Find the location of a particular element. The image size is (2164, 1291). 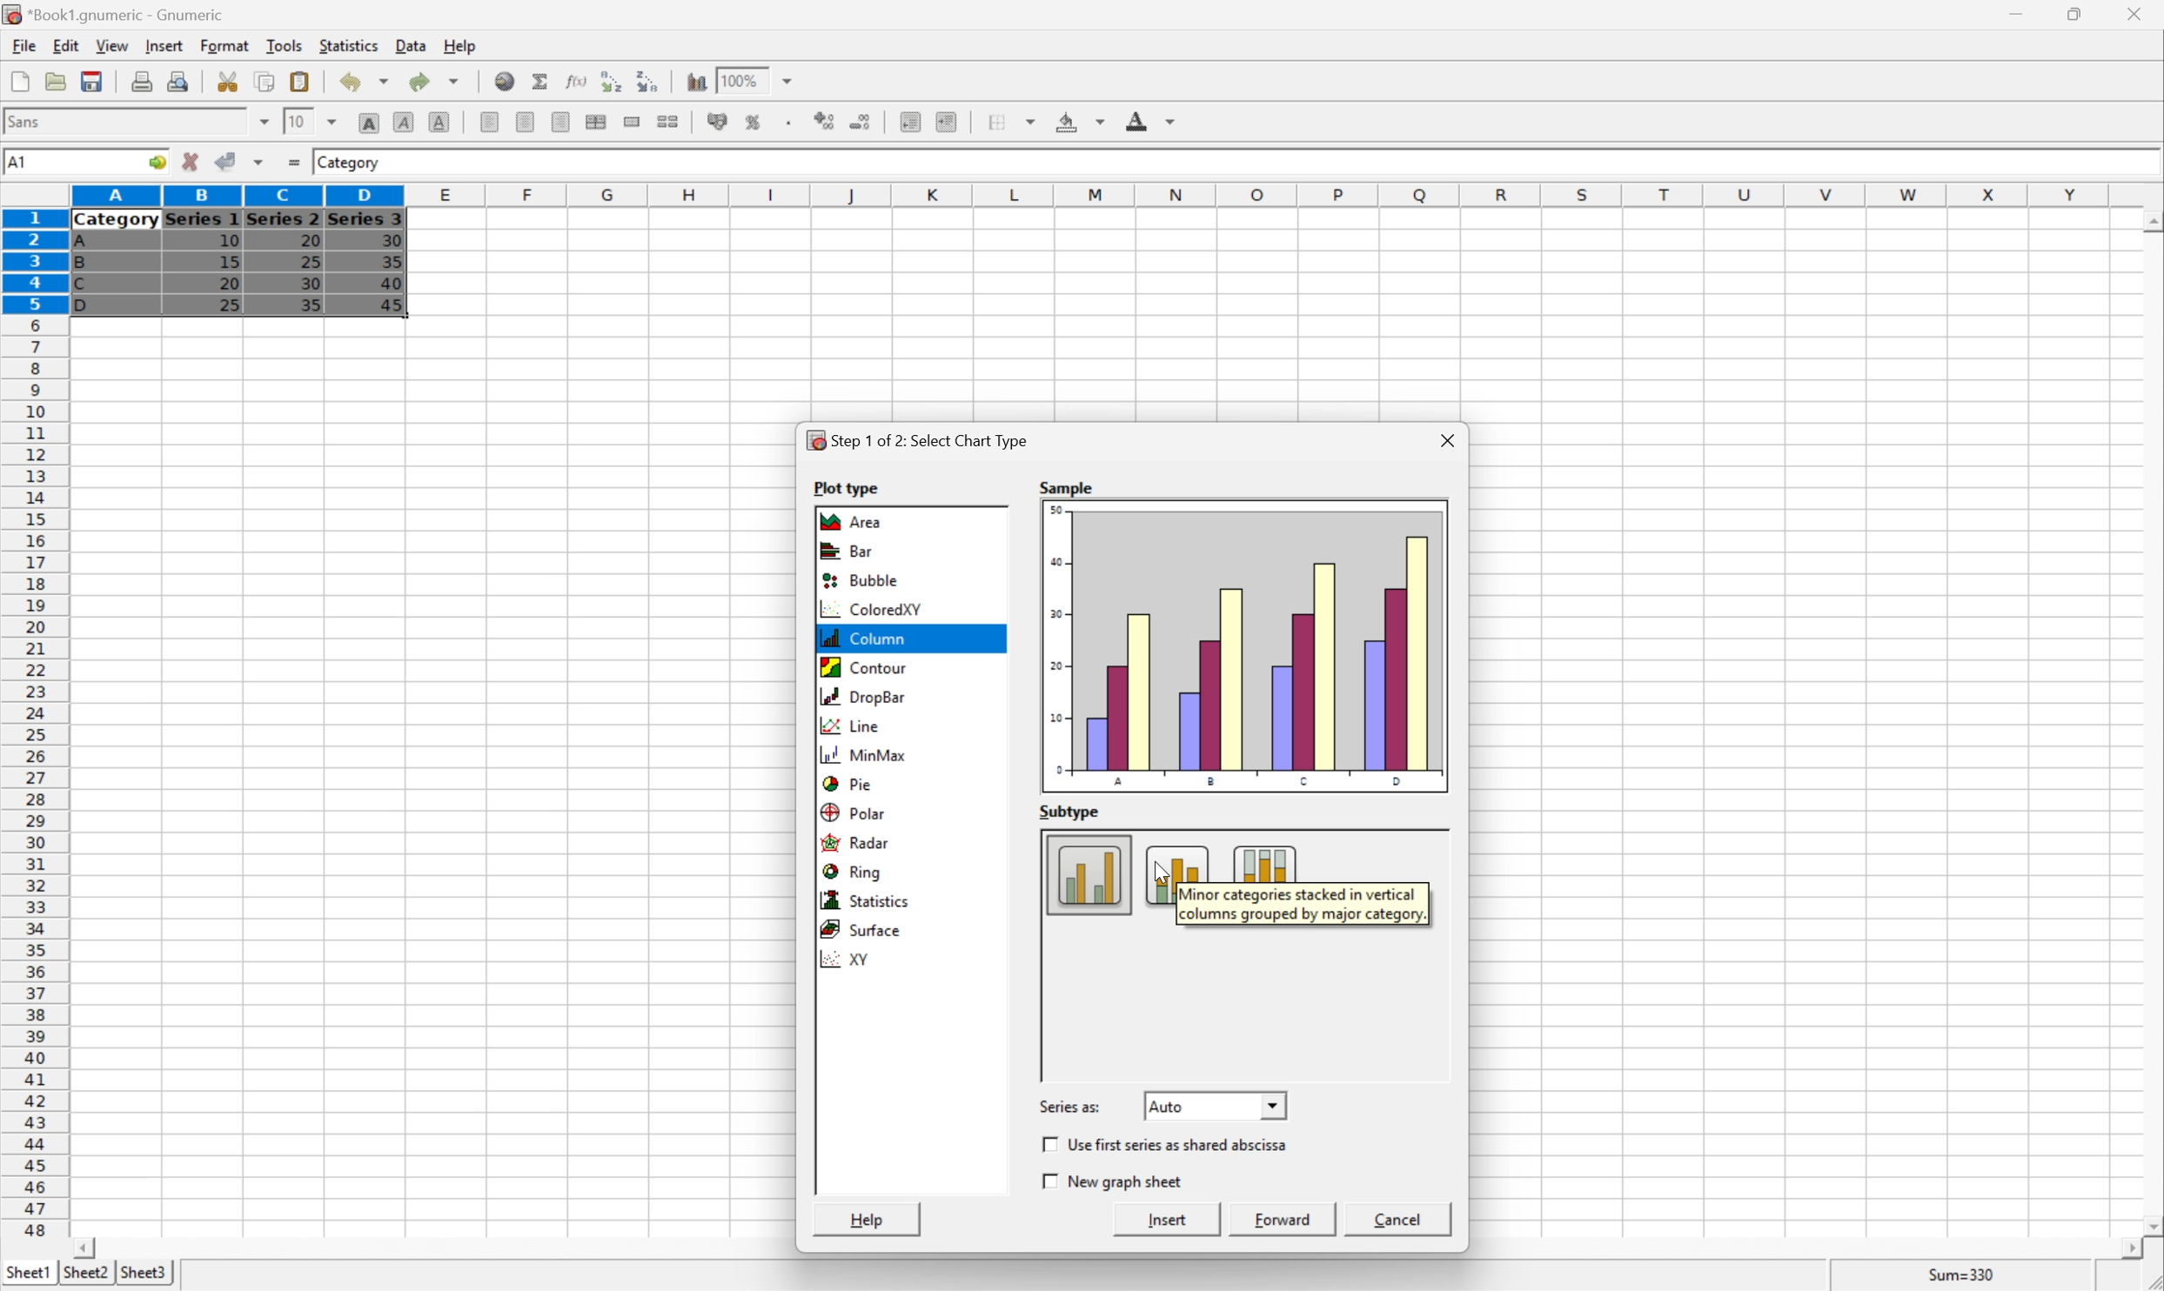

Increase indent, and align the contents to the left is located at coordinates (946, 124).